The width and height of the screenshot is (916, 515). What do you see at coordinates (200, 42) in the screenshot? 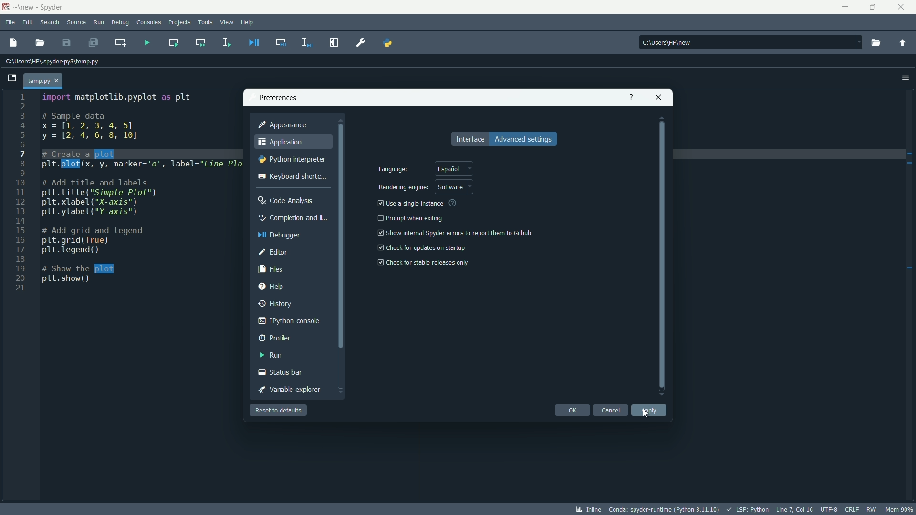
I see `run current cell and go to the next one` at bounding box center [200, 42].